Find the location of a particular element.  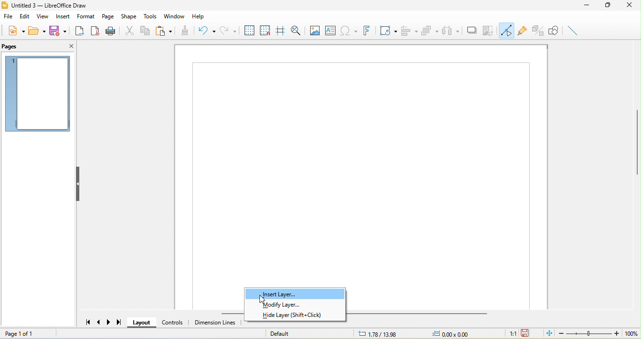

copy is located at coordinates (145, 31).